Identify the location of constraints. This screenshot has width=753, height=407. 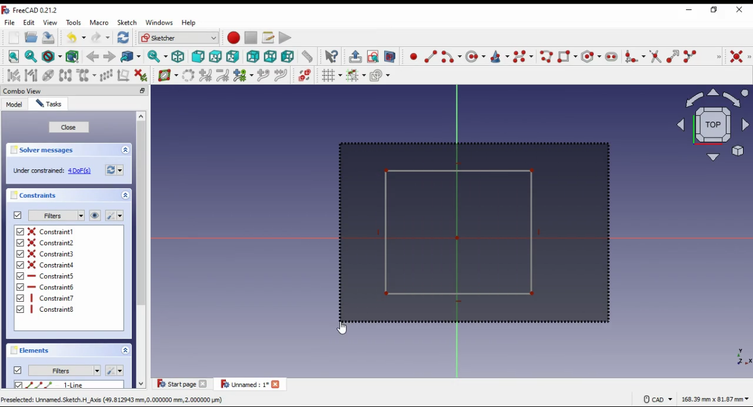
(36, 196).